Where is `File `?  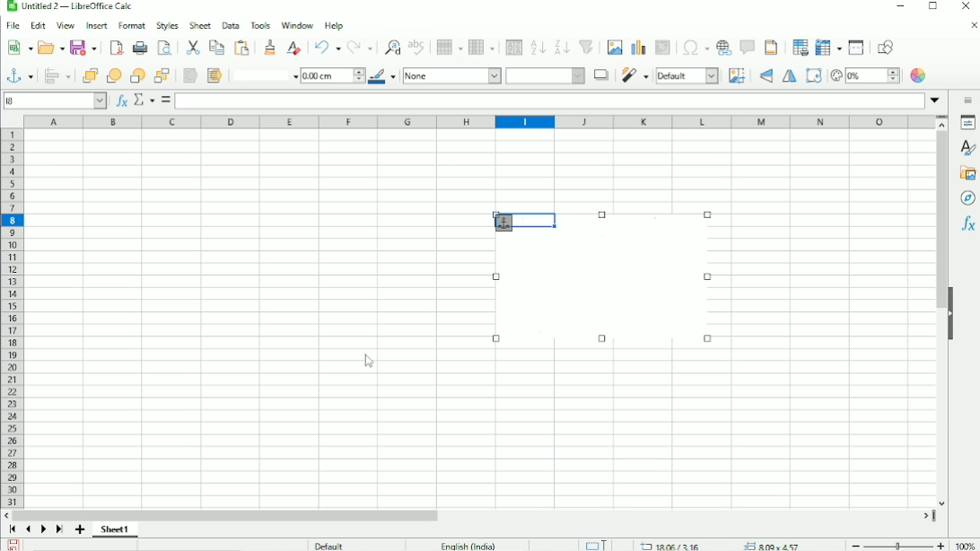
File  is located at coordinates (13, 24).